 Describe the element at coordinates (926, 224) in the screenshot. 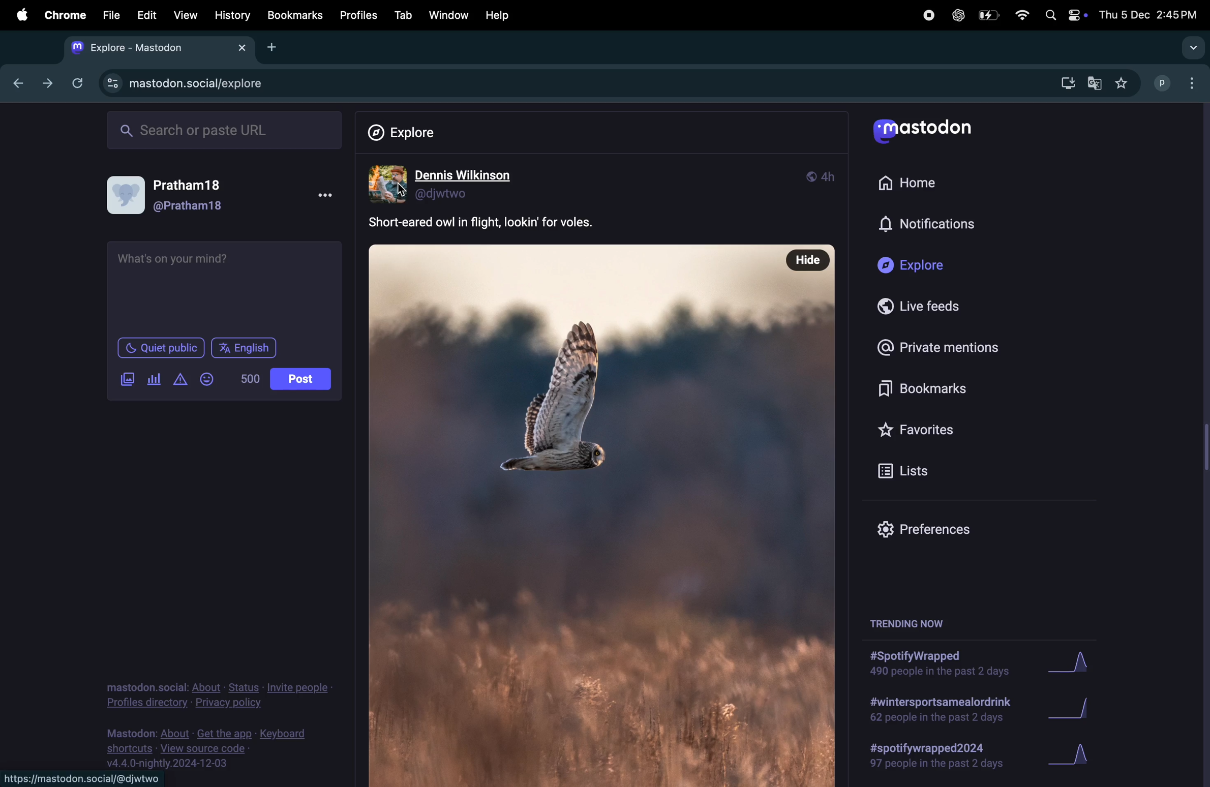

I see `notifications` at that location.